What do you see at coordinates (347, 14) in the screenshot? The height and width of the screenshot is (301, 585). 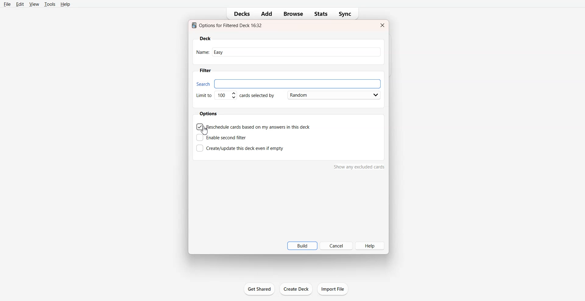 I see `Sync` at bounding box center [347, 14].